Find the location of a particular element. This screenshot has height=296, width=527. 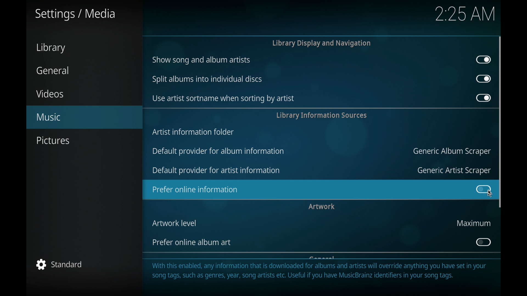

2:25 AM is located at coordinates (462, 17).